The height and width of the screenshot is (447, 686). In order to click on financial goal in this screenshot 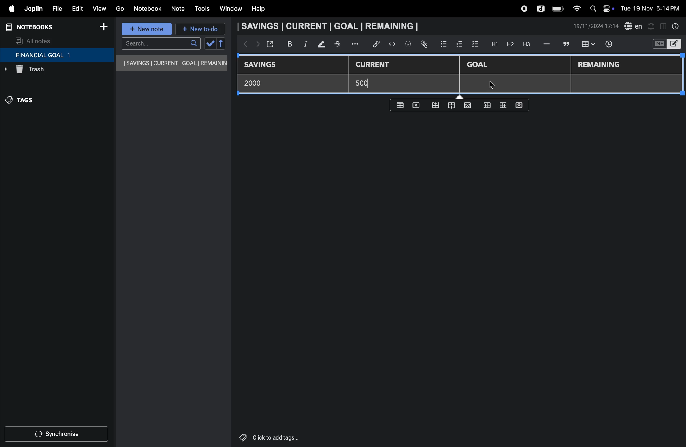, I will do `click(56, 55)`.